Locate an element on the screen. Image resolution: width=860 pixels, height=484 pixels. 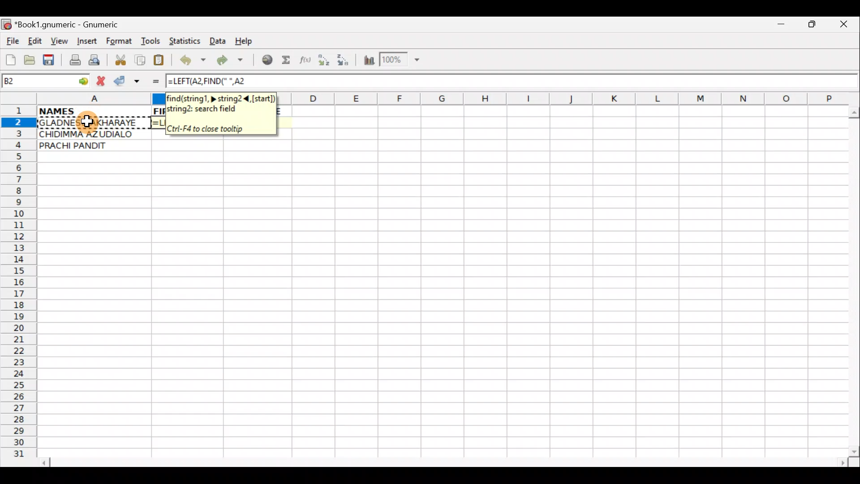
Edit is located at coordinates (34, 41).